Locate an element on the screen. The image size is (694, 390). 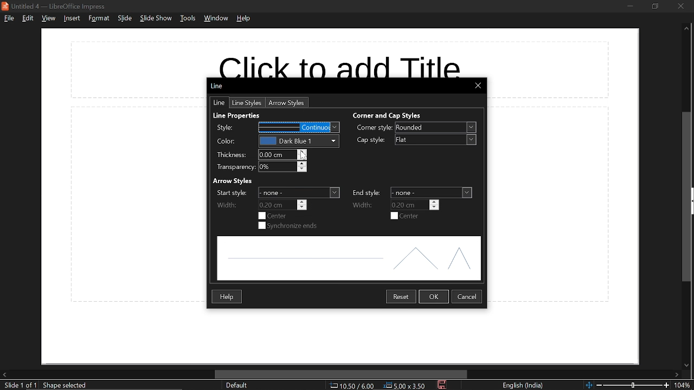
save is located at coordinates (442, 385).